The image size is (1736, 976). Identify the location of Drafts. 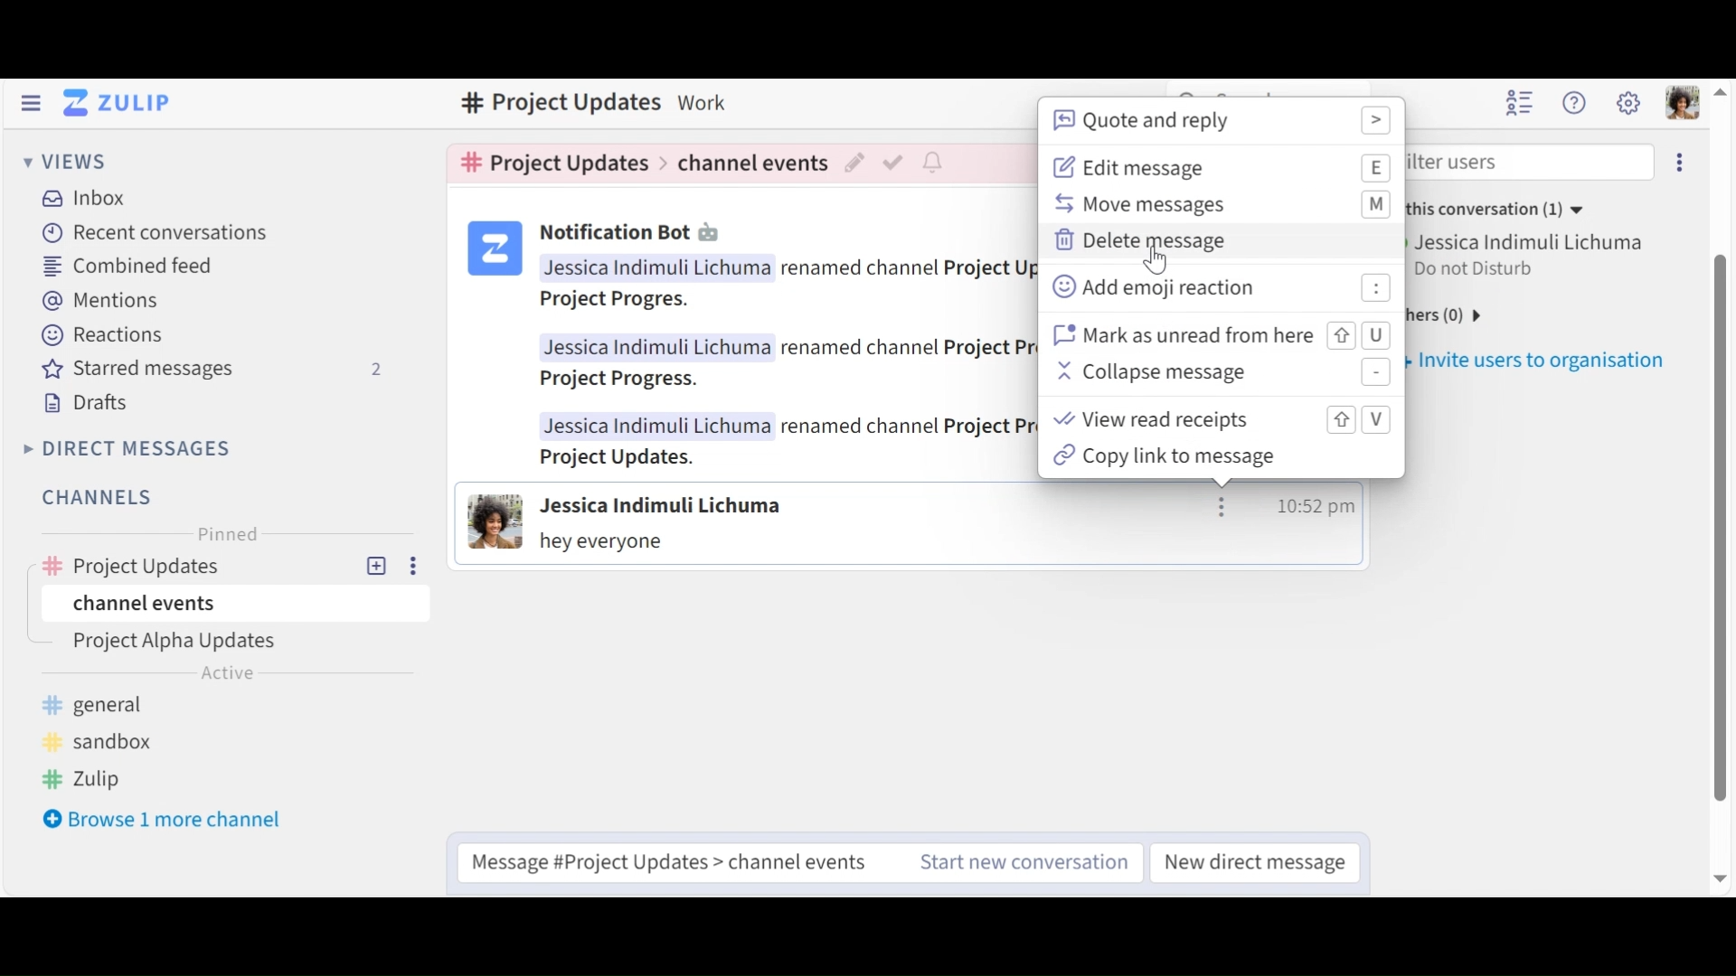
(90, 404).